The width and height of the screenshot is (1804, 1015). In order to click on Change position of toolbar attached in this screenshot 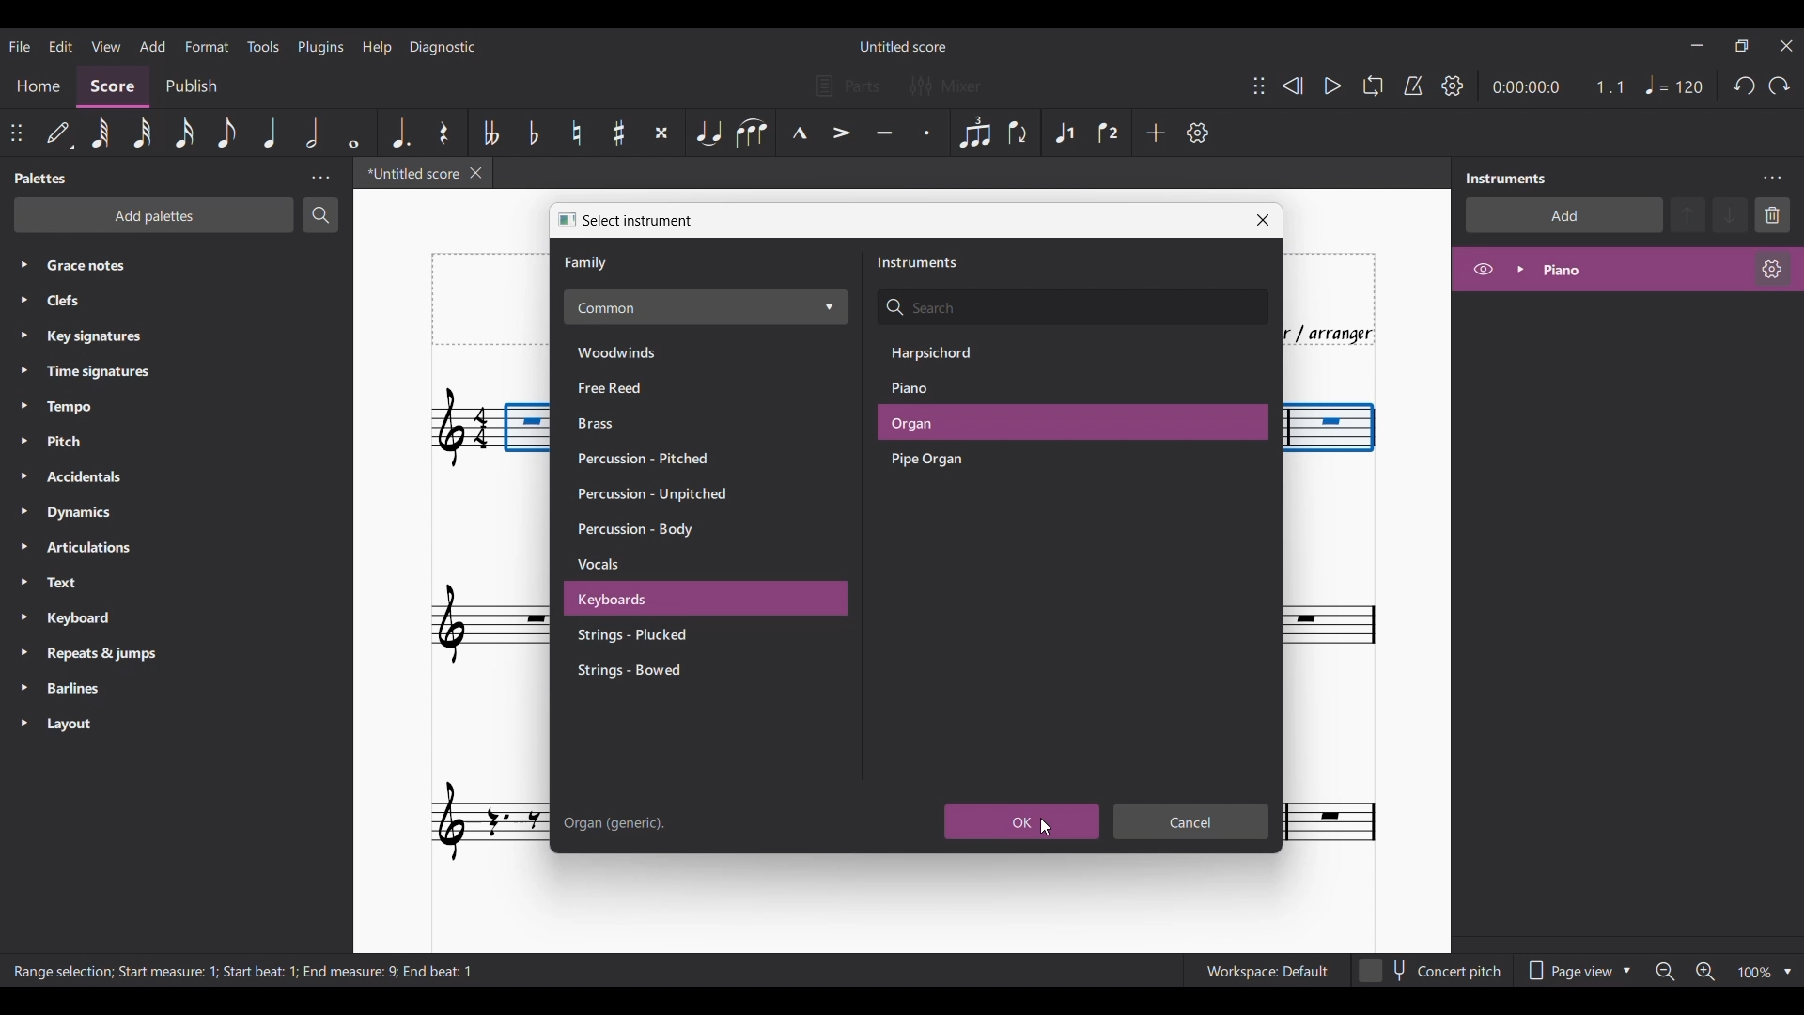, I will do `click(15, 132)`.